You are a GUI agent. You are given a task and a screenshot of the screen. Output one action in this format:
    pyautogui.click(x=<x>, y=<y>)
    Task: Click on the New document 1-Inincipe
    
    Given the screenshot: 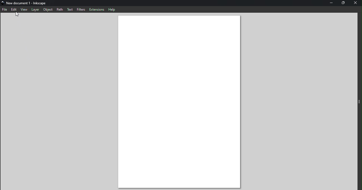 What is the action you would take?
    pyautogui.click(x=27, y=3)
    